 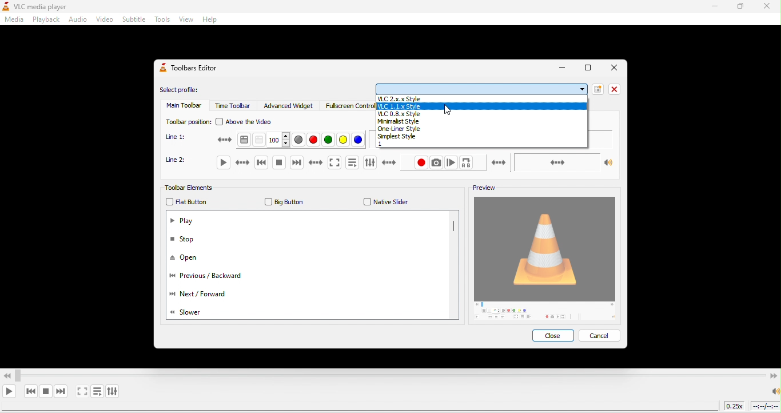 I want to click on next/forward, so click(x=197, y=294).